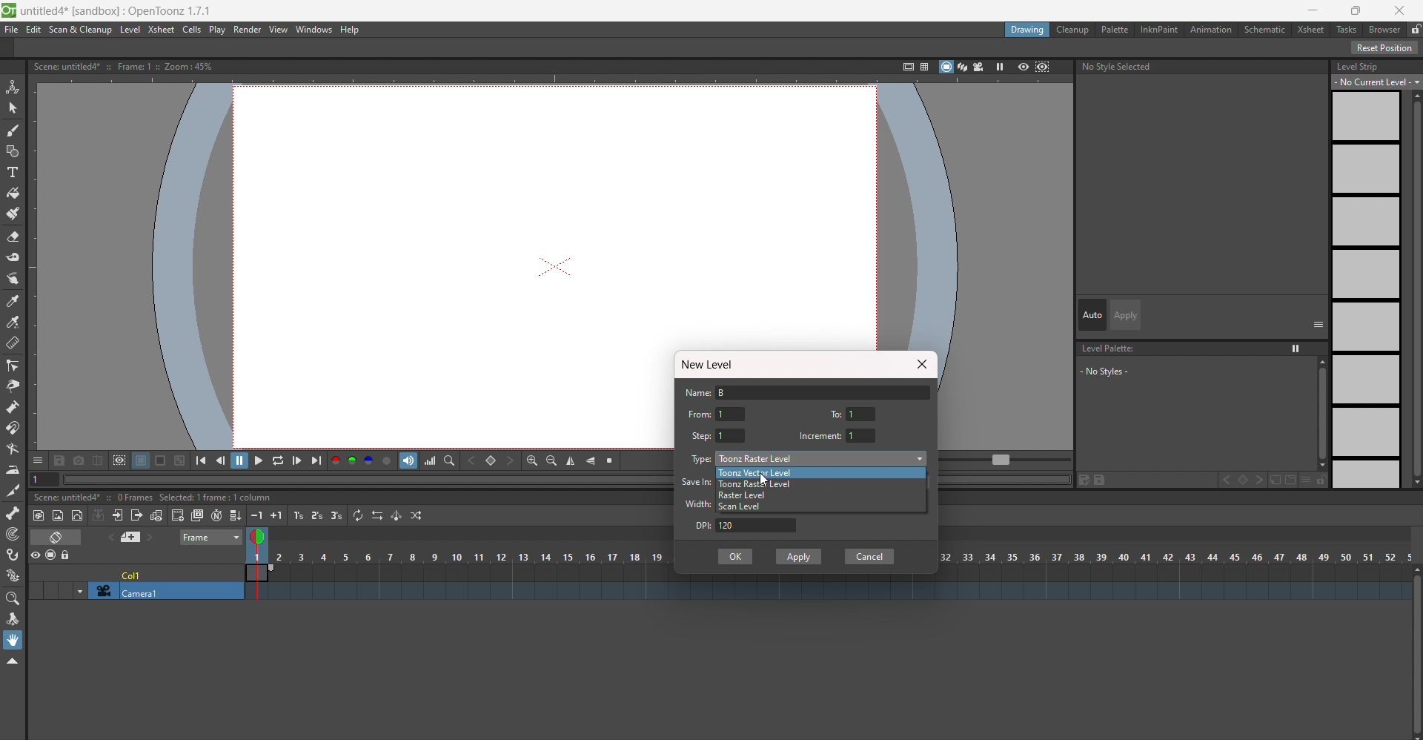  What do you see at coordinates (1028, 31) in the screenshot?
I see `drawing` at bounding box center [1028, 31].